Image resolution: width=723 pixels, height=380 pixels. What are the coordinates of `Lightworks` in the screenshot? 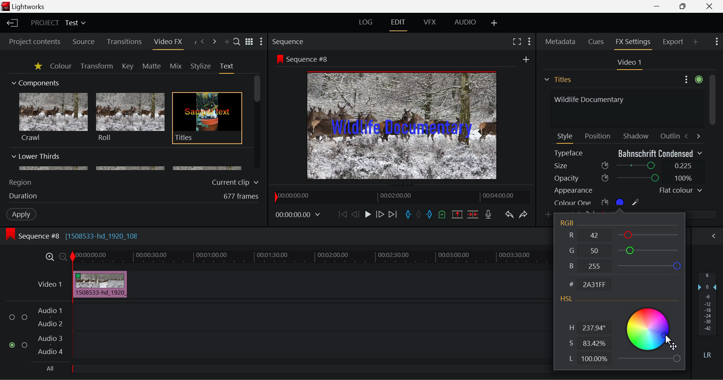 It's located at (29, 6).